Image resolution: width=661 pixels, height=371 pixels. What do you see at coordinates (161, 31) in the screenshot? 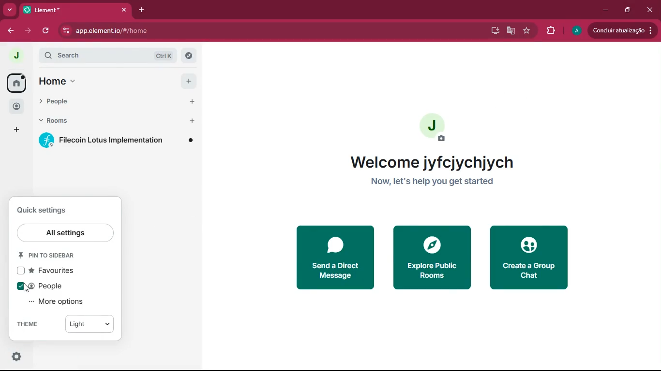
I see `app.elementio/#/home` at bounding box center [161, 31].